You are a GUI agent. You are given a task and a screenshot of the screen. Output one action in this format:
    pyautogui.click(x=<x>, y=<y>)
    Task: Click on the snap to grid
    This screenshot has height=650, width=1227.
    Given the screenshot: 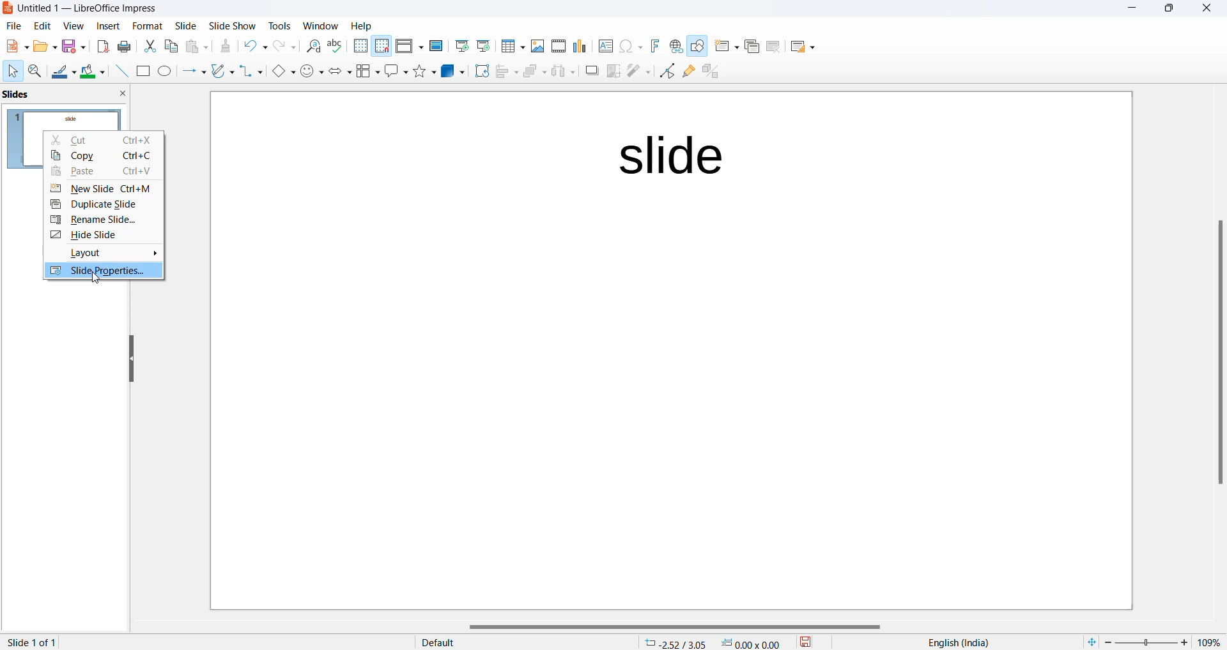 What is the action you would take?
    pyautogui.click(x=382, y=47)
    